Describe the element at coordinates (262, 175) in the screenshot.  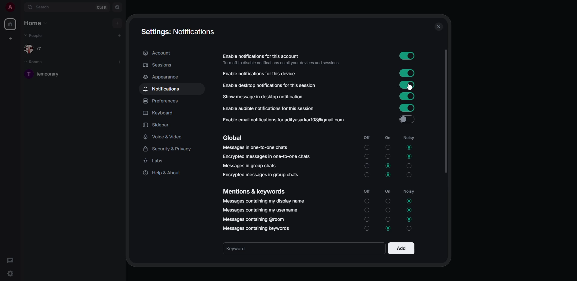
I see `encrypted messages in group chat` at that location.